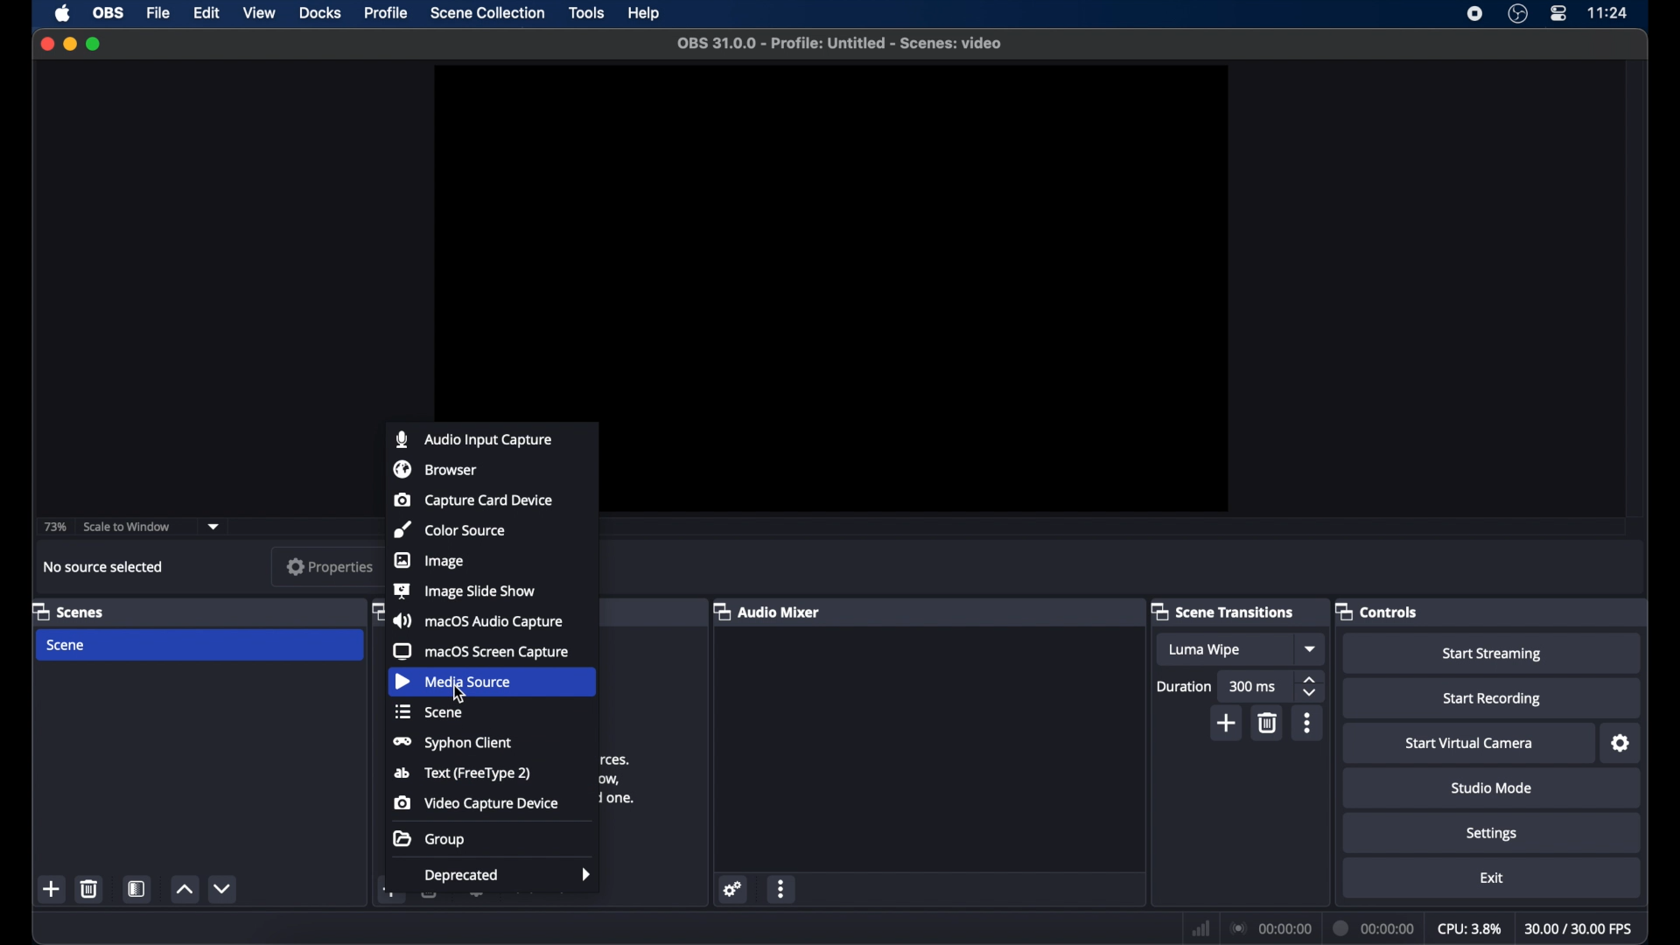 The height and width of the screenshot is (945, 1680). What do you see at coordinates (473, 802) in the screenshot?
I see `video capture device` at bounding box center [473, 802].